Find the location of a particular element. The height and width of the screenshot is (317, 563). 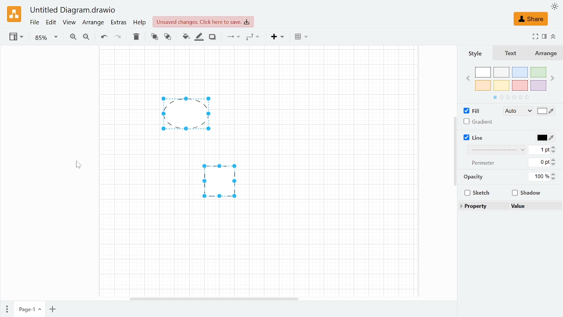

Current page is located at coordinates (29, 310).